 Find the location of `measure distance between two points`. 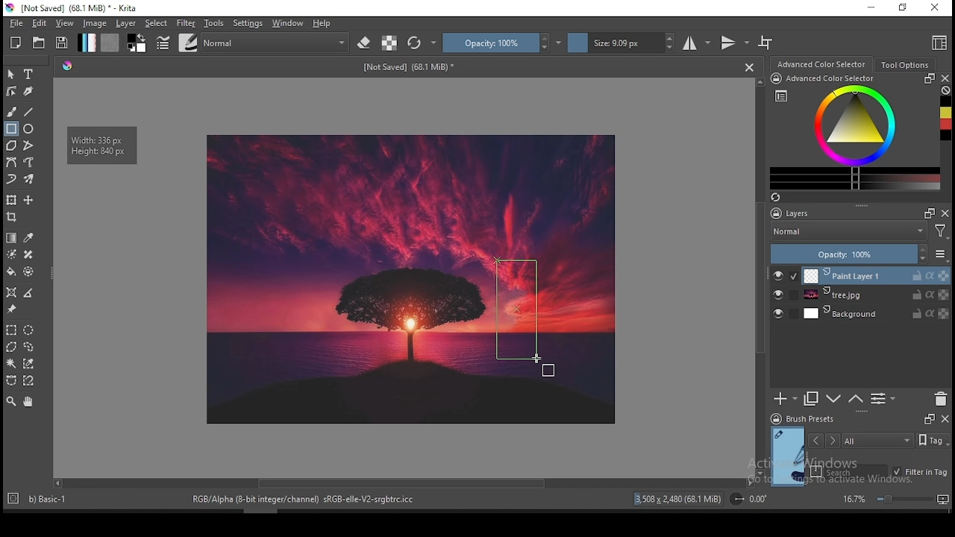

measure distance between two points is located at coordinates (30, 293).